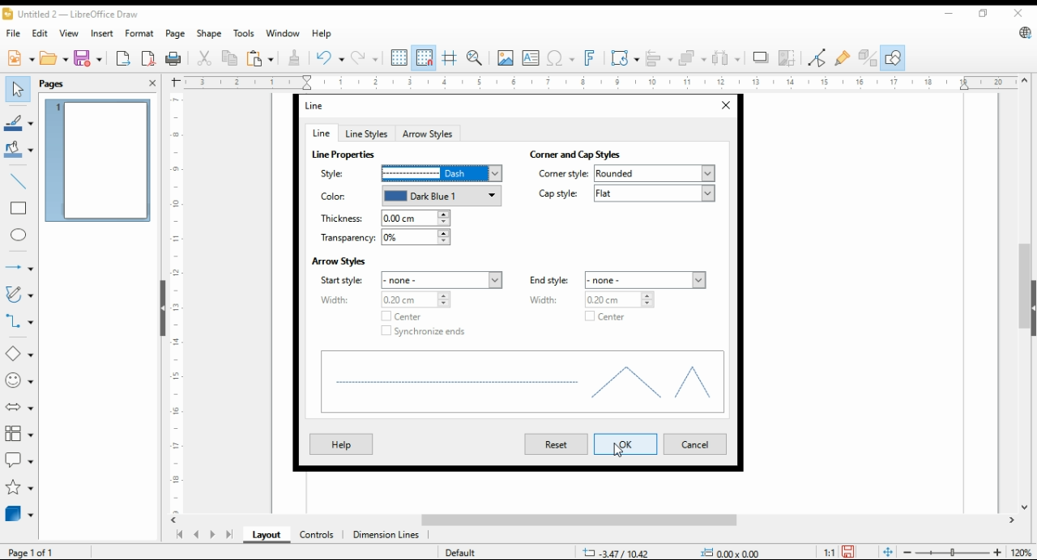  Describe the element at coordinates (267, 535) in the screenshot. I see `layout` at that location.